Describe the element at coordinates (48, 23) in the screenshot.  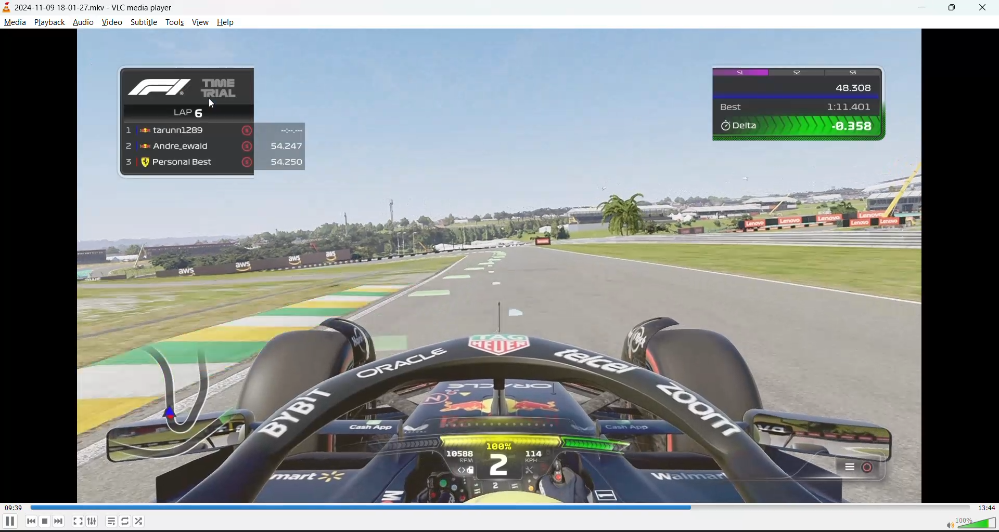
I see `playback` at that location.